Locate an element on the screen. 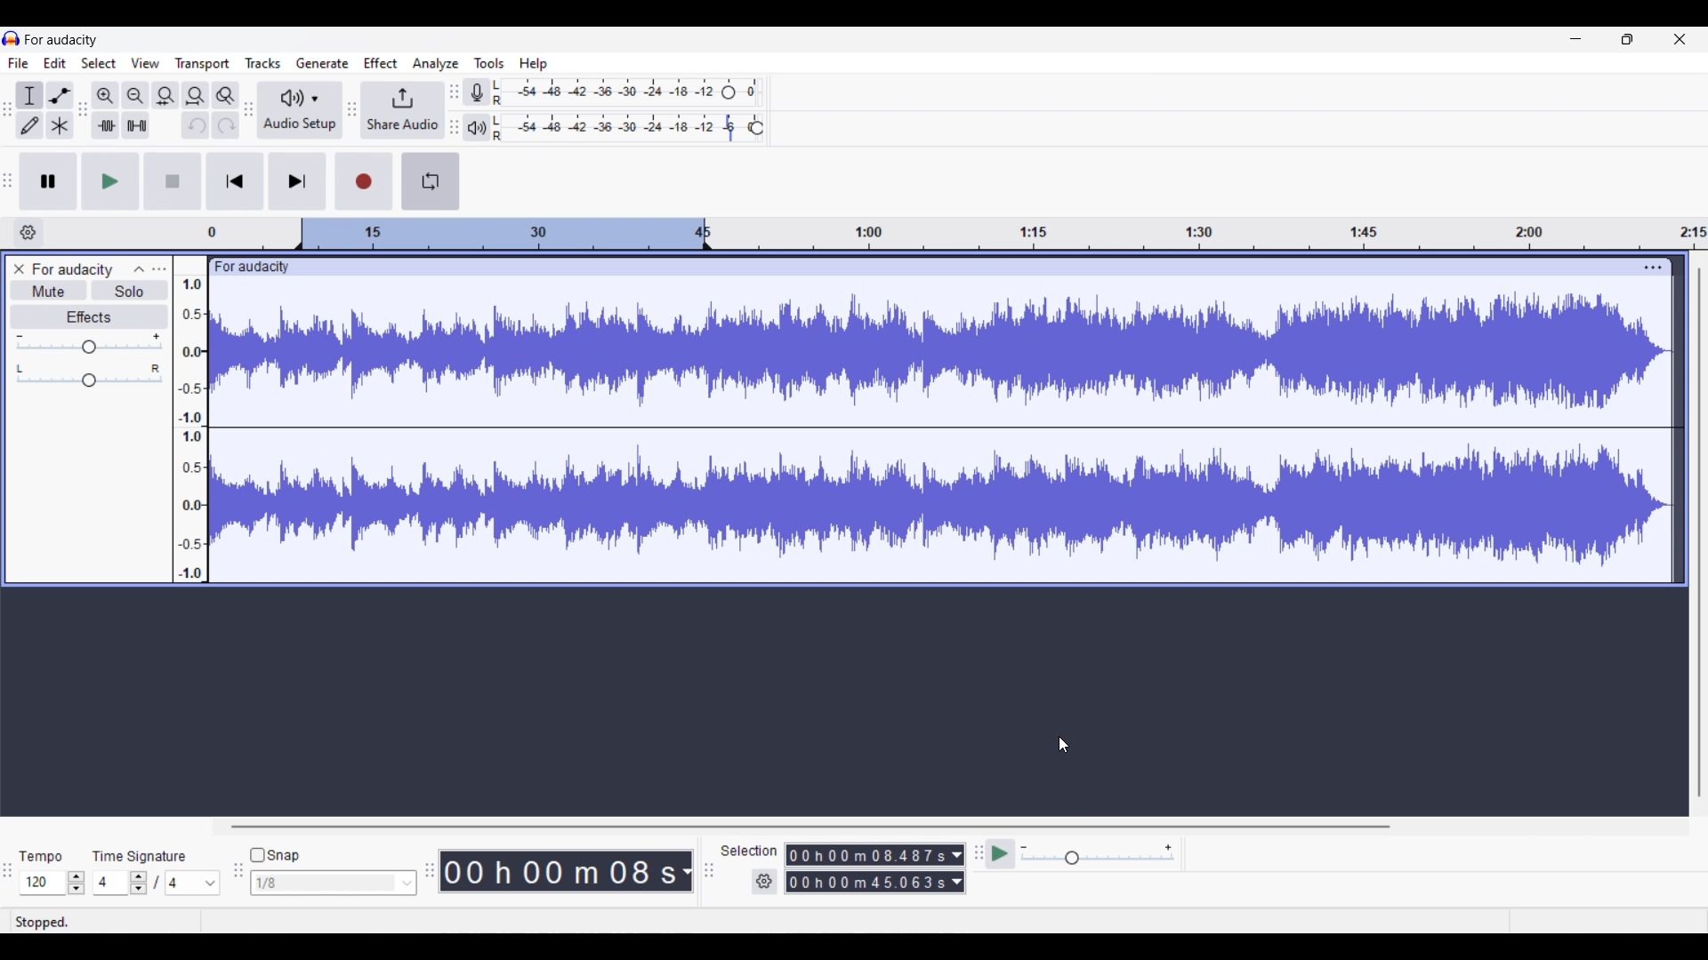  Effect menu is located at coordinates (380, 62).